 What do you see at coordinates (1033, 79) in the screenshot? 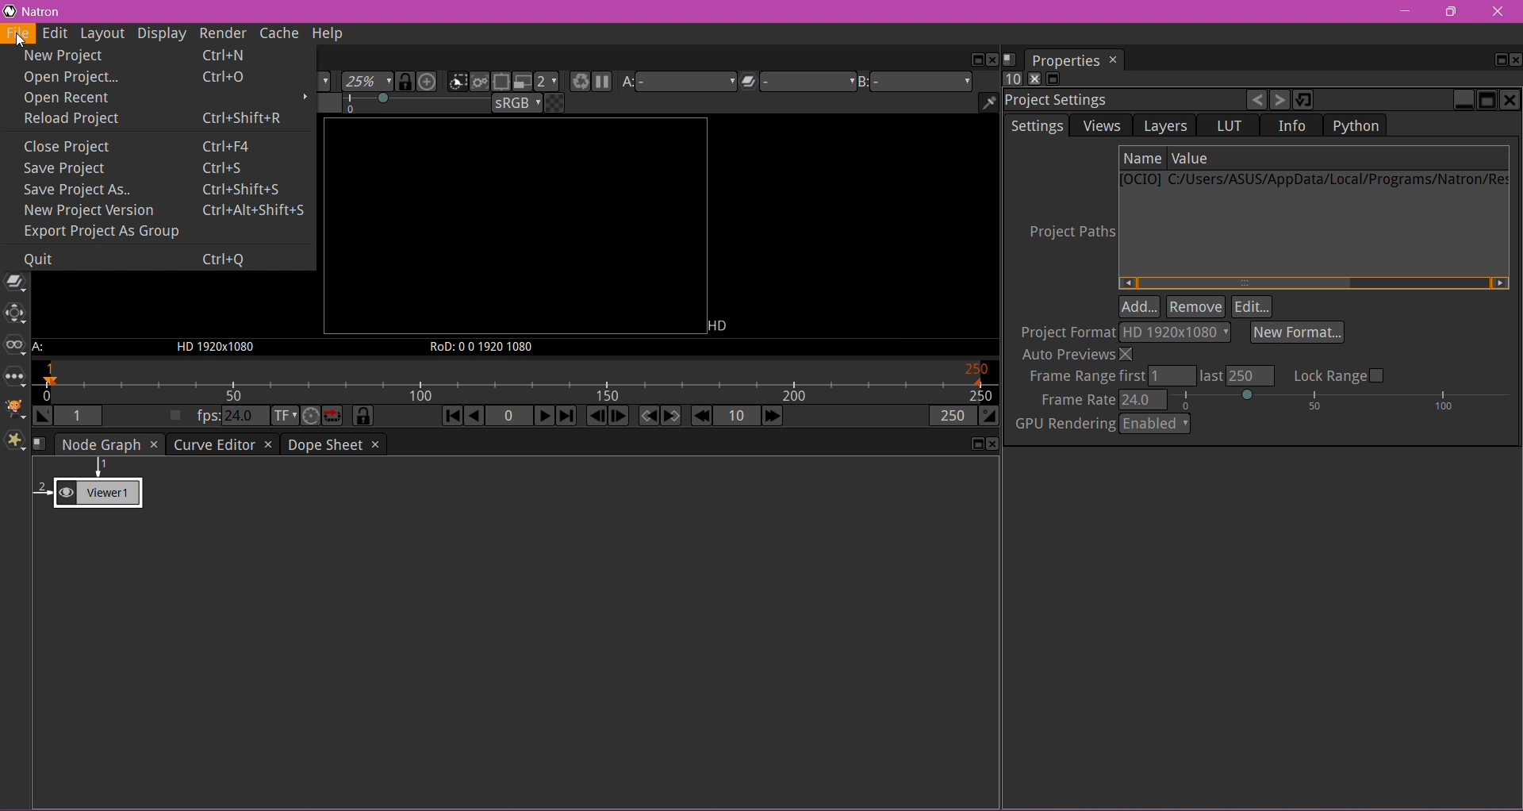
I see `Clears all panels in the properties bin pane` at bounding box center [1033, 79].